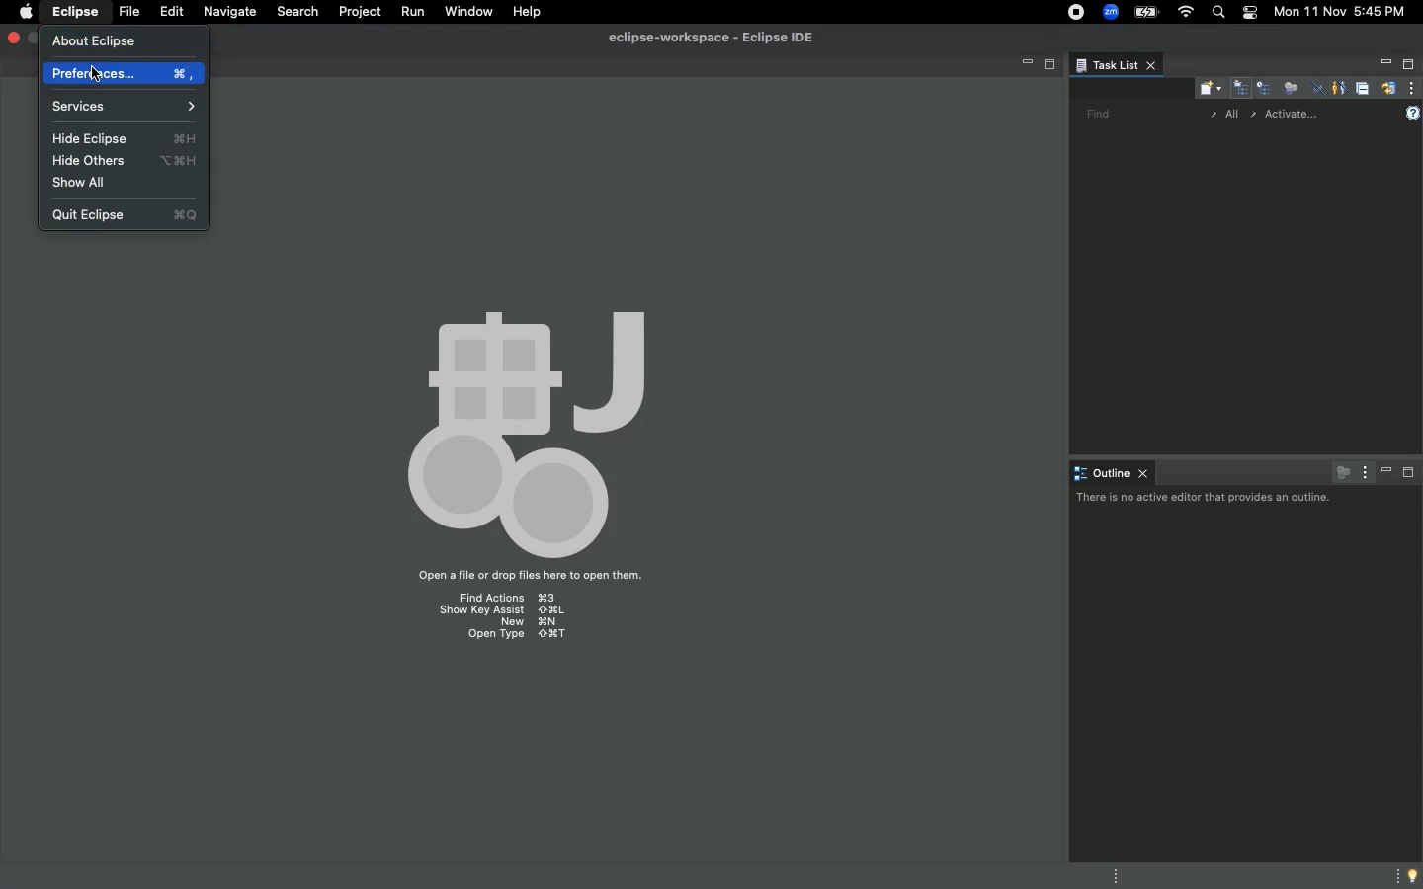  I want to click on Minimize , so click(1382, 65).